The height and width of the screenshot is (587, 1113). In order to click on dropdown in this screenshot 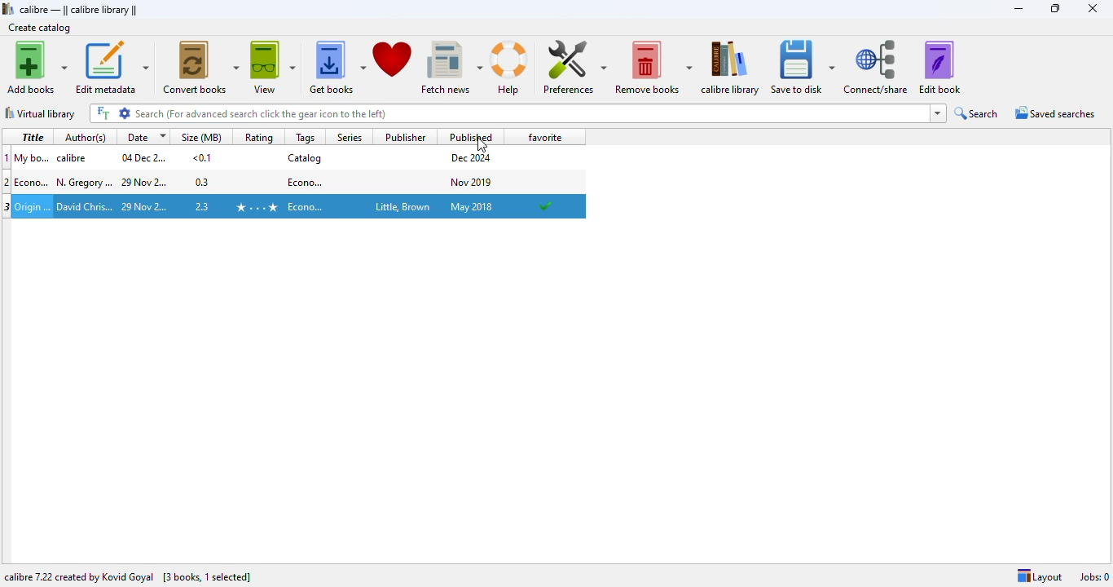, I will do `click(939, 113)`.